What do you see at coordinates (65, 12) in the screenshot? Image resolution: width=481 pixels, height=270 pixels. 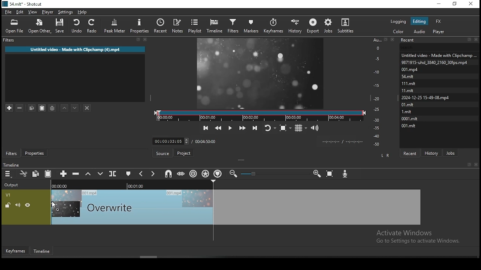 I see `settings` at bounding box center [65, 12].